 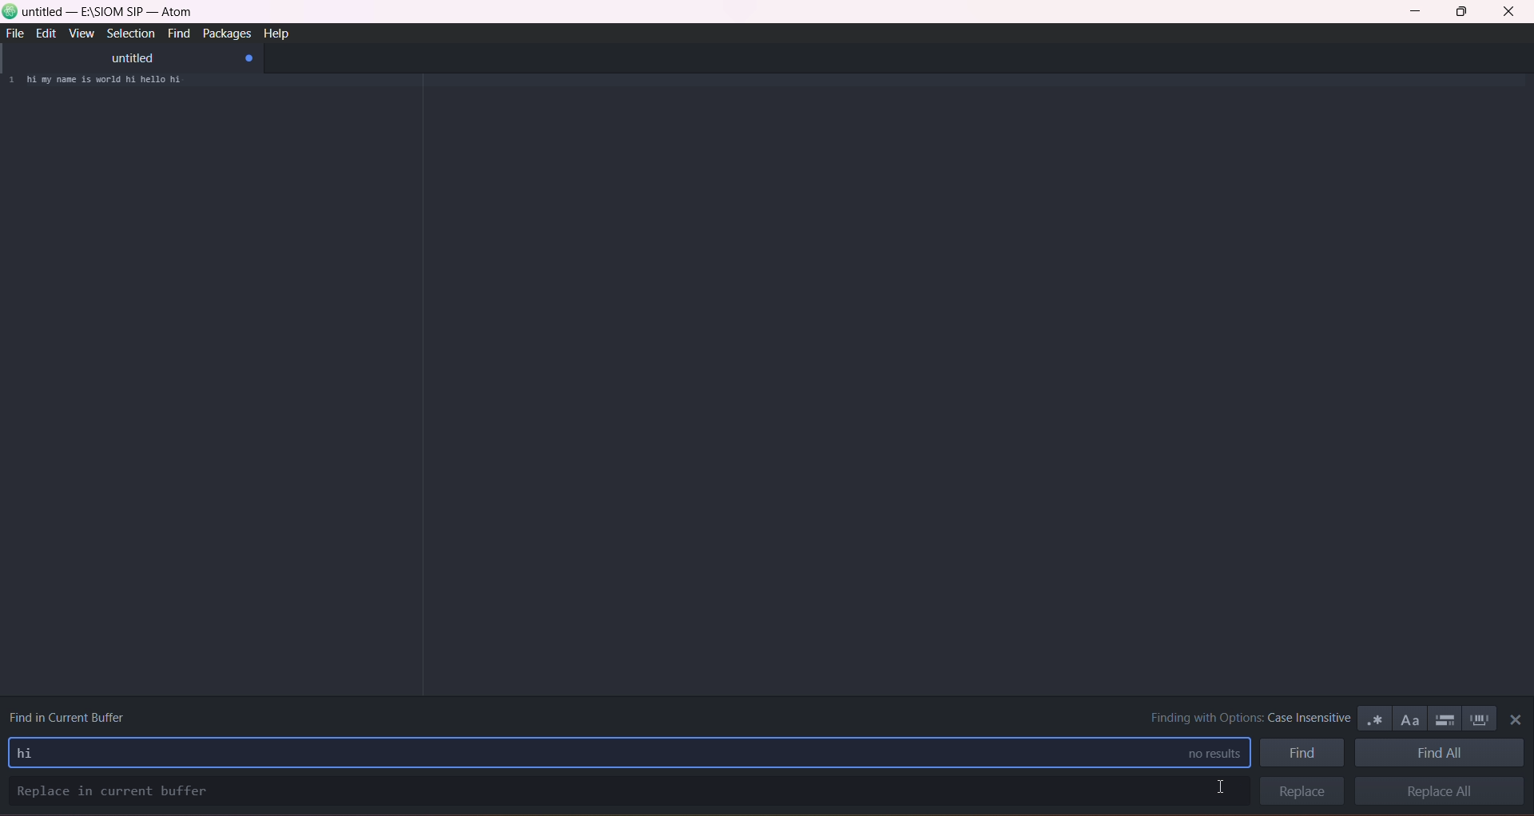 What do you see at coordinates (1299, 791) in the screenshot?
I see `replace` at bounding box center [1299, 791].